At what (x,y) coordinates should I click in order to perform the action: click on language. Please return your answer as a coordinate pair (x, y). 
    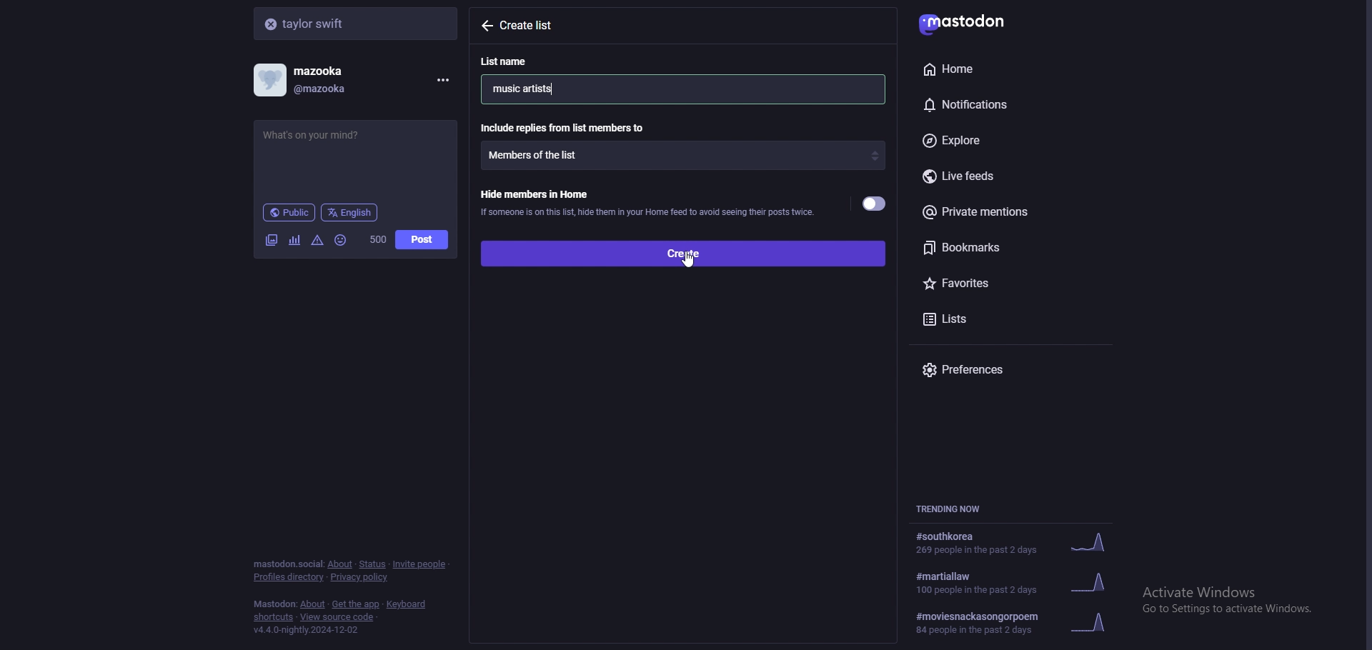
    Looking at the image, I should click on (350, 211).